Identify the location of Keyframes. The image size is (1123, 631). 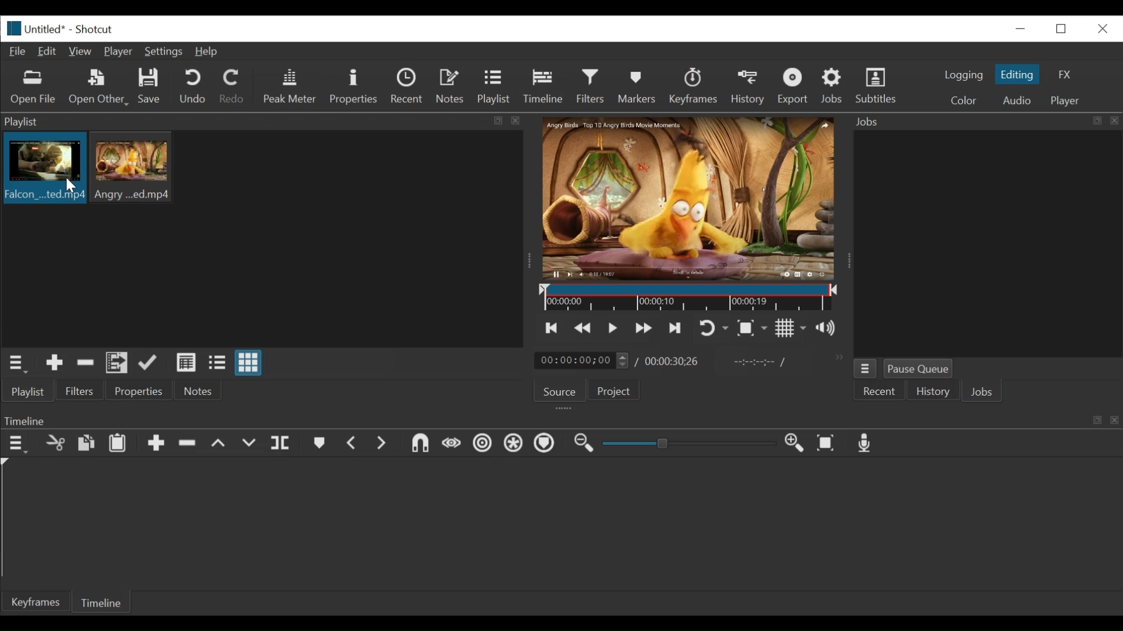
(37, 602).